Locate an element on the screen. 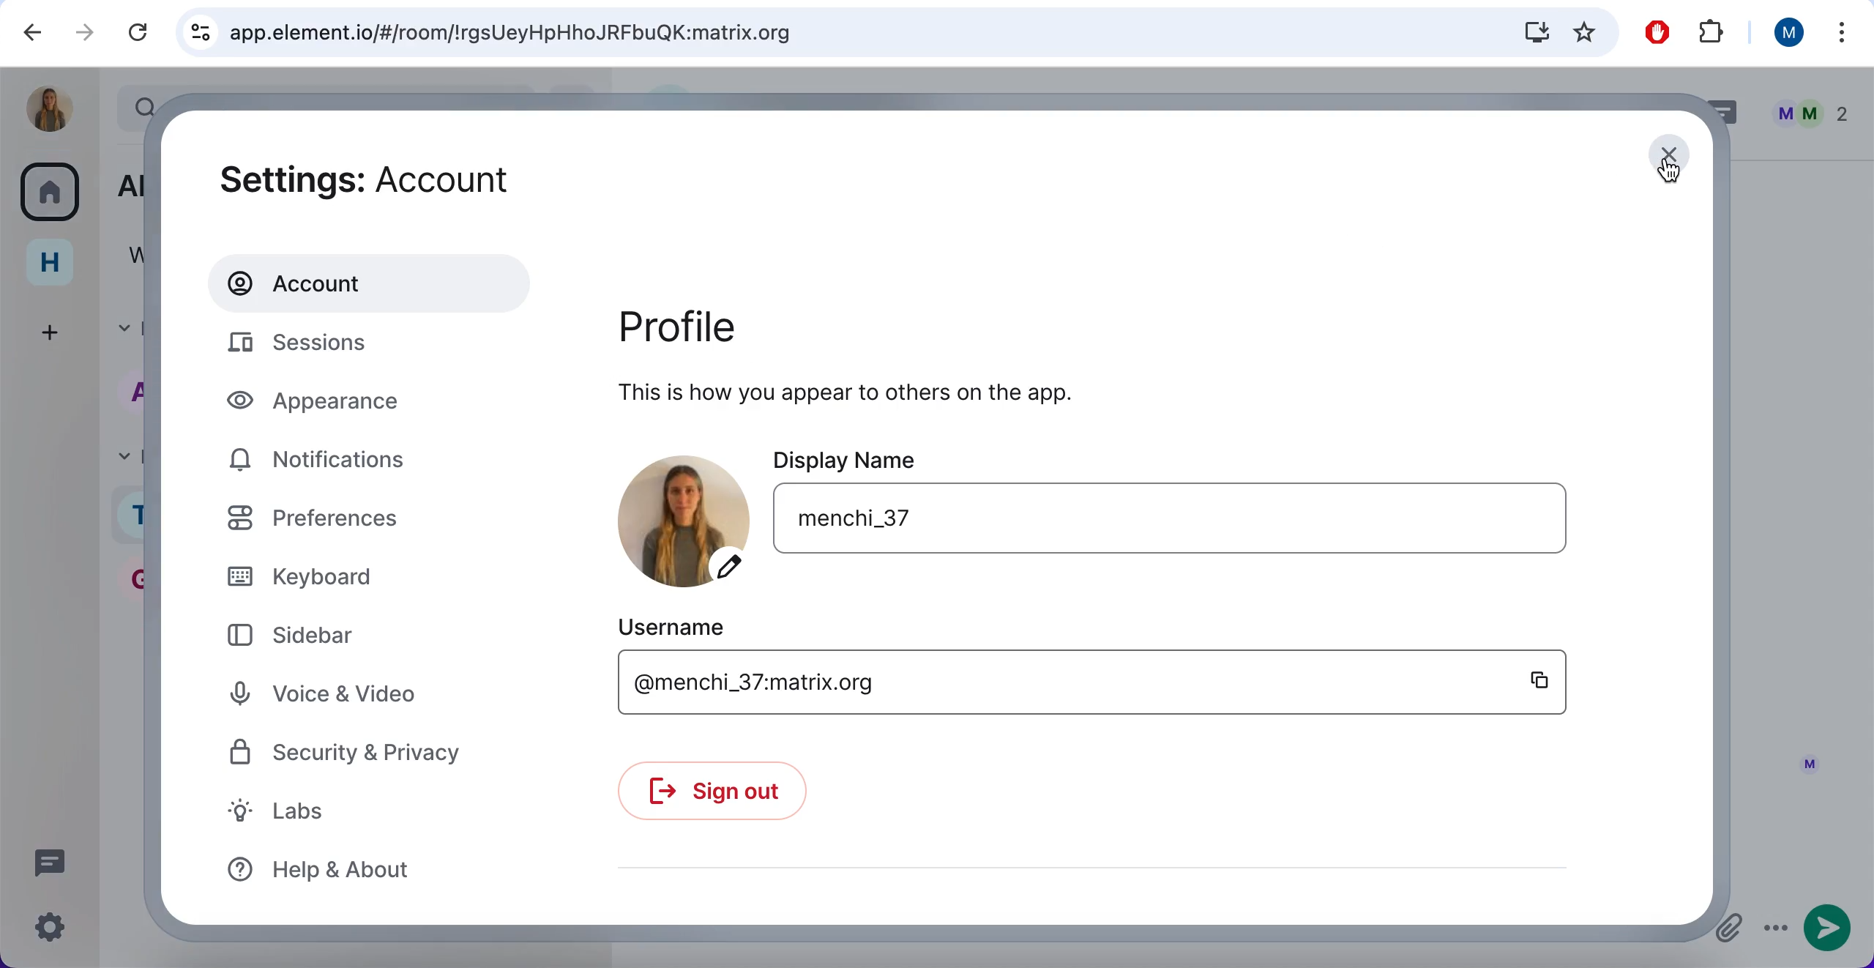 The image size is (1874, 968). profile is located at coordinates (731, 329).